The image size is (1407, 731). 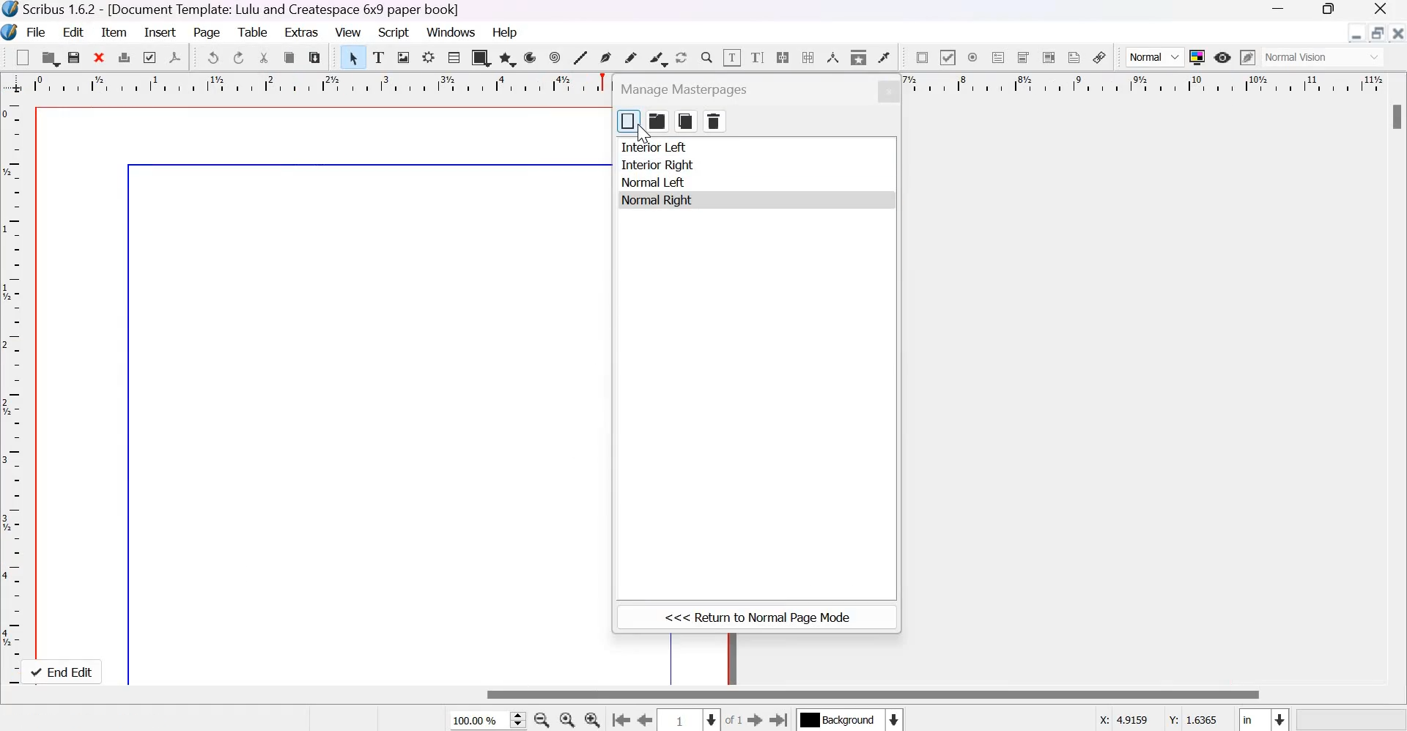 I want to click on copy, so click(x=290, y=58).